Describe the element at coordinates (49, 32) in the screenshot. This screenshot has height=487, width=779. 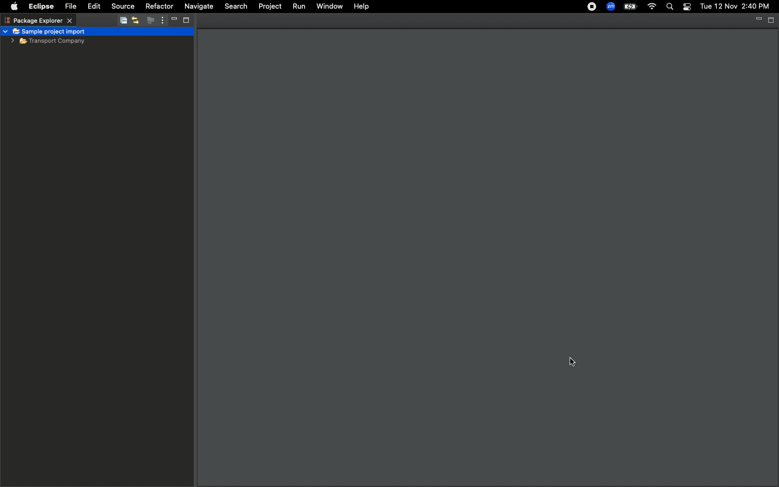
I see `Sample project import` at that location.